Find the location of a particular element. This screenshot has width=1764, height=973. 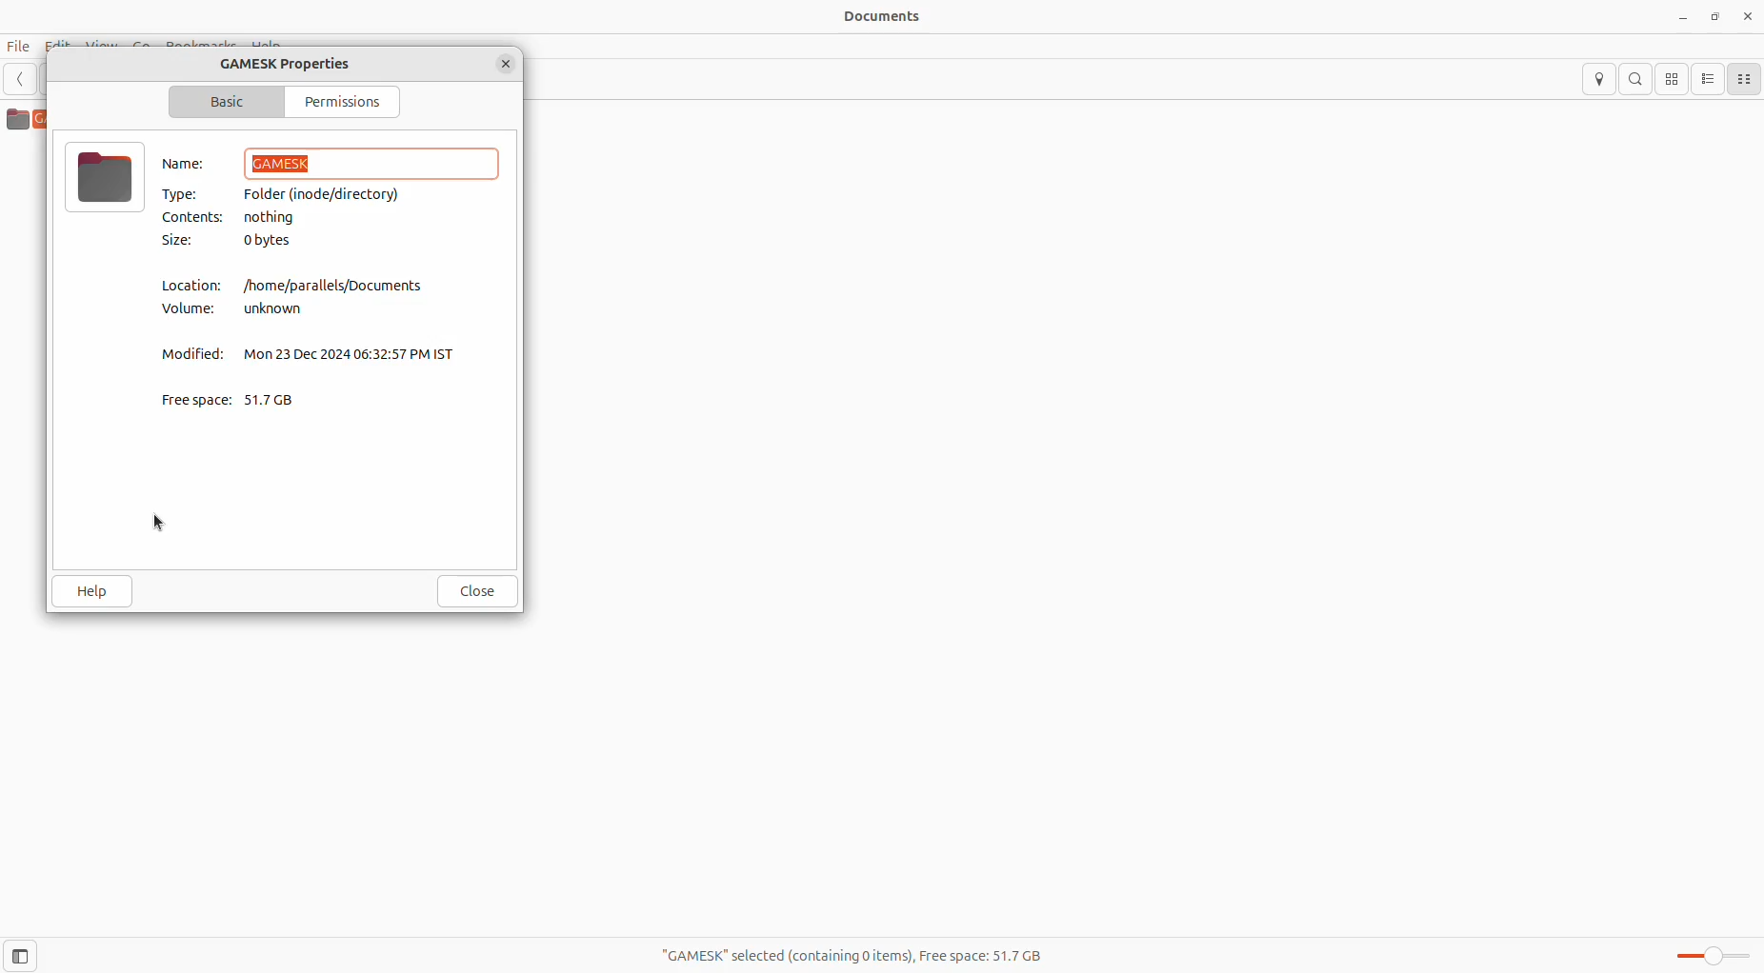

close is located at coordinates (1746, 16).